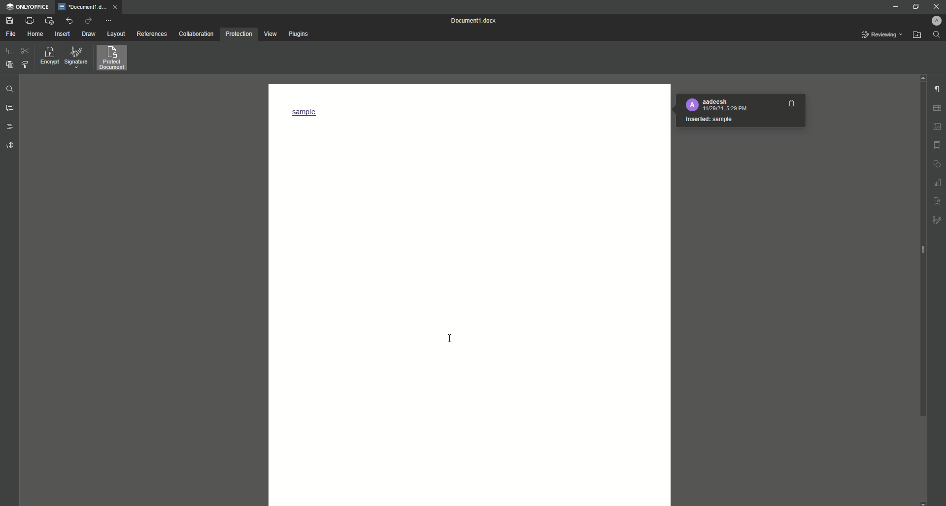  I want to click on Table Settings, so click(938, 108).